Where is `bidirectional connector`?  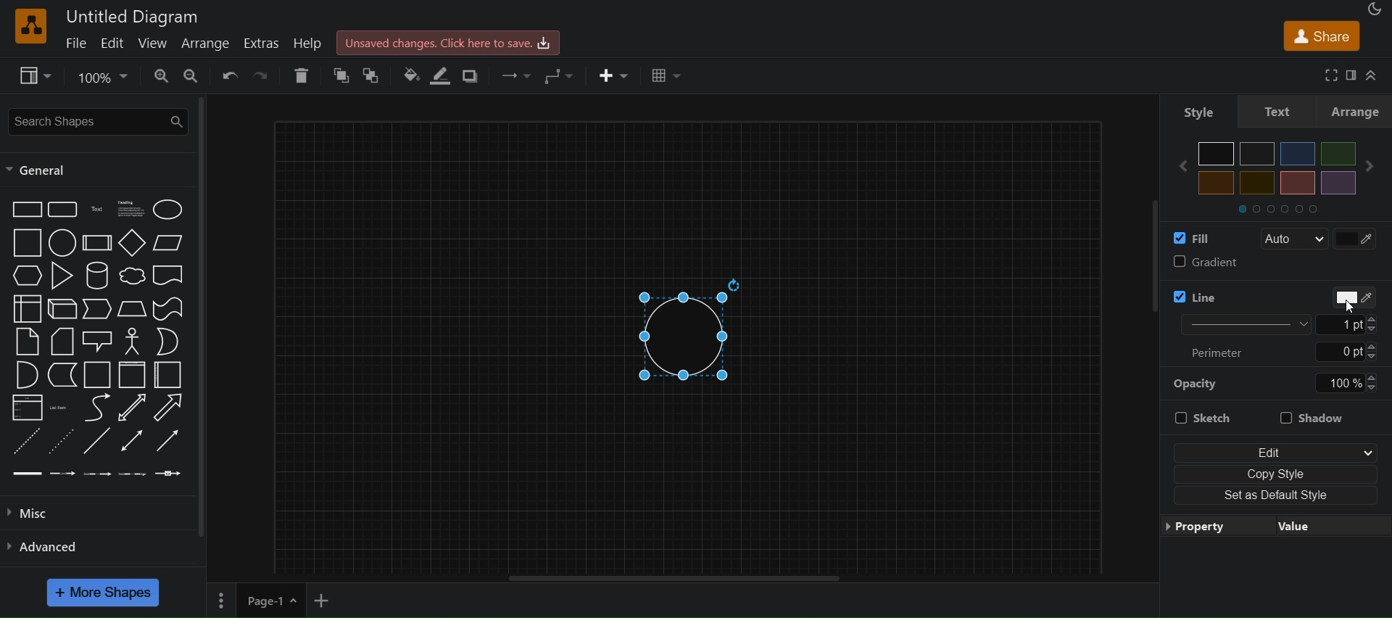 bidirectional connector is located at coordinates (134, 440).